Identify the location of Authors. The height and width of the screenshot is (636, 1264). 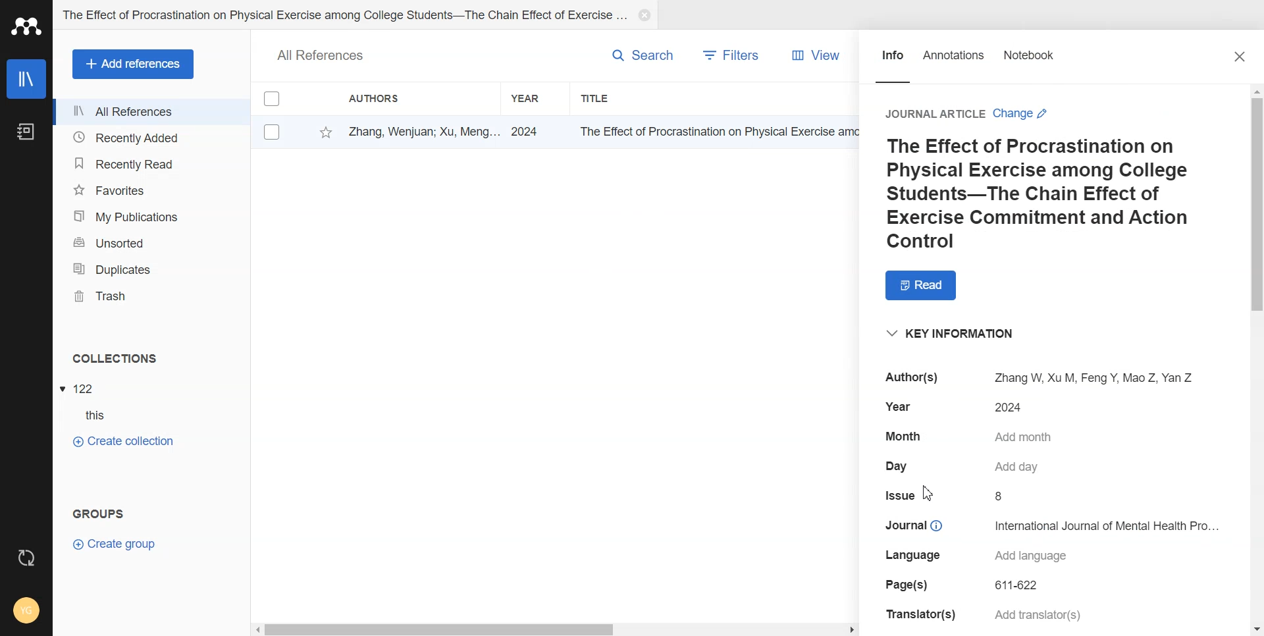
(398, 99).